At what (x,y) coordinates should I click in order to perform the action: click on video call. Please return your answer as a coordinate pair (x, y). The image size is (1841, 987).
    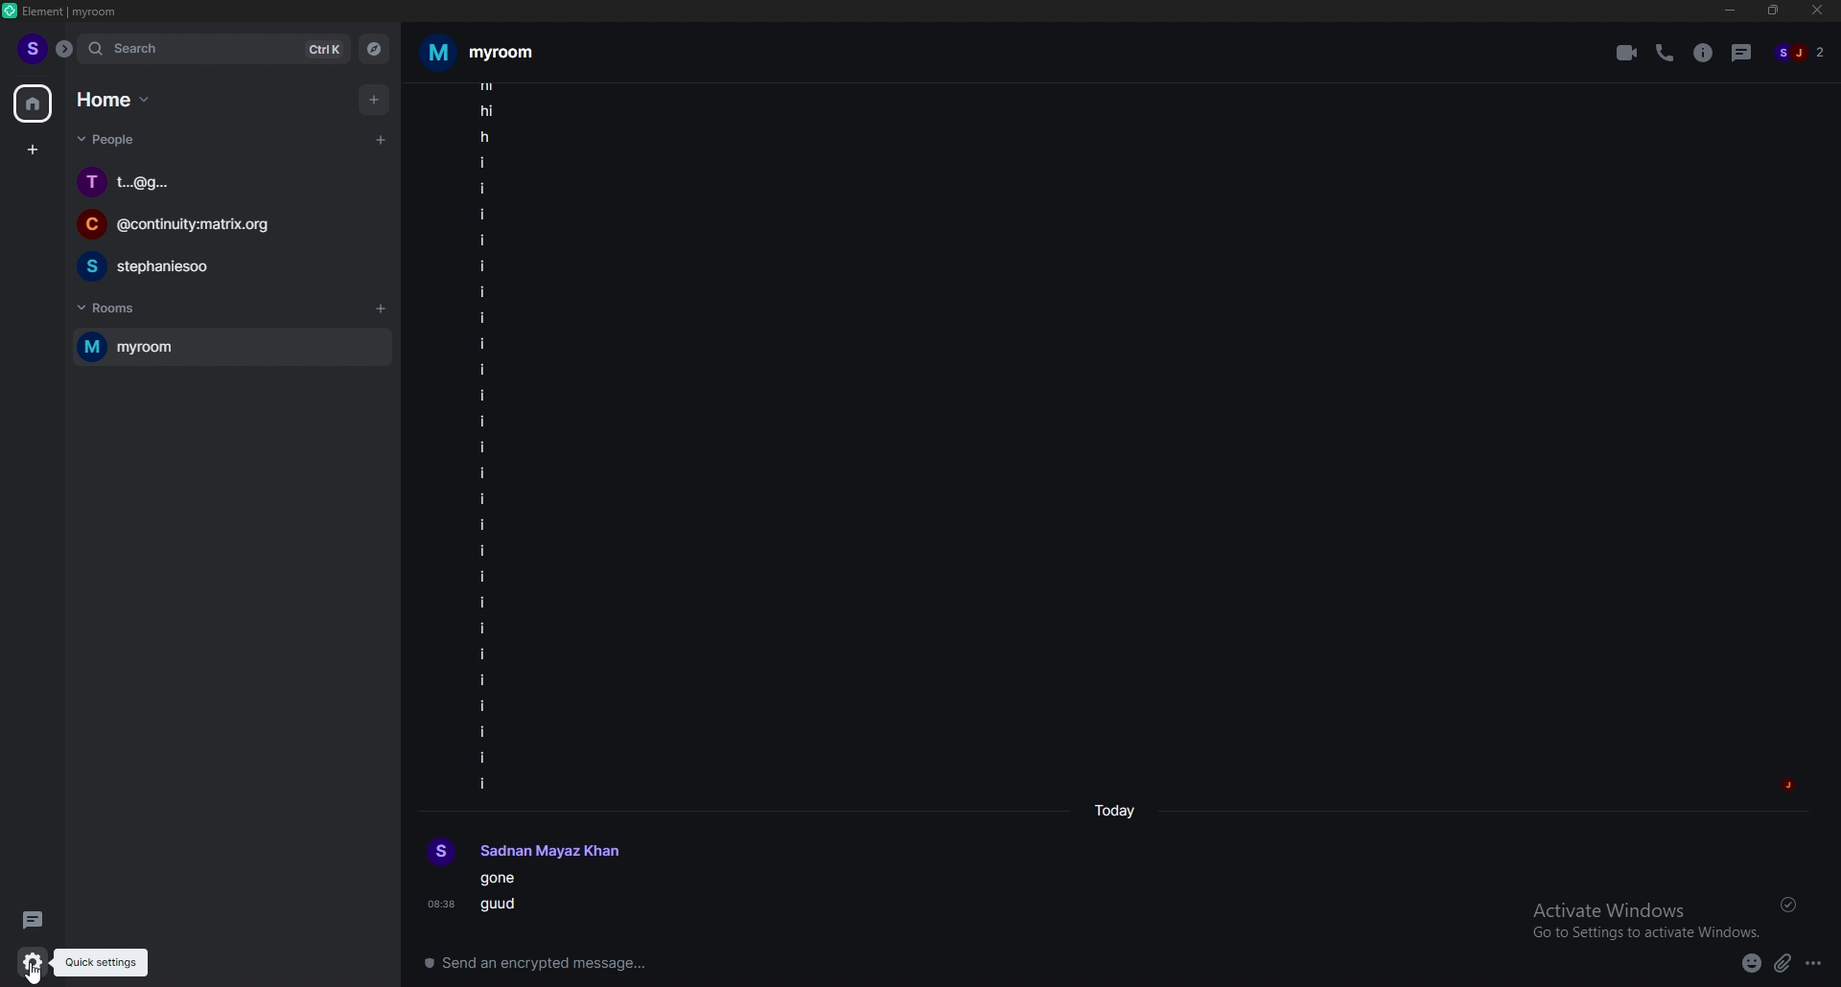
    Looking at the image, I should click on (1627, 53).